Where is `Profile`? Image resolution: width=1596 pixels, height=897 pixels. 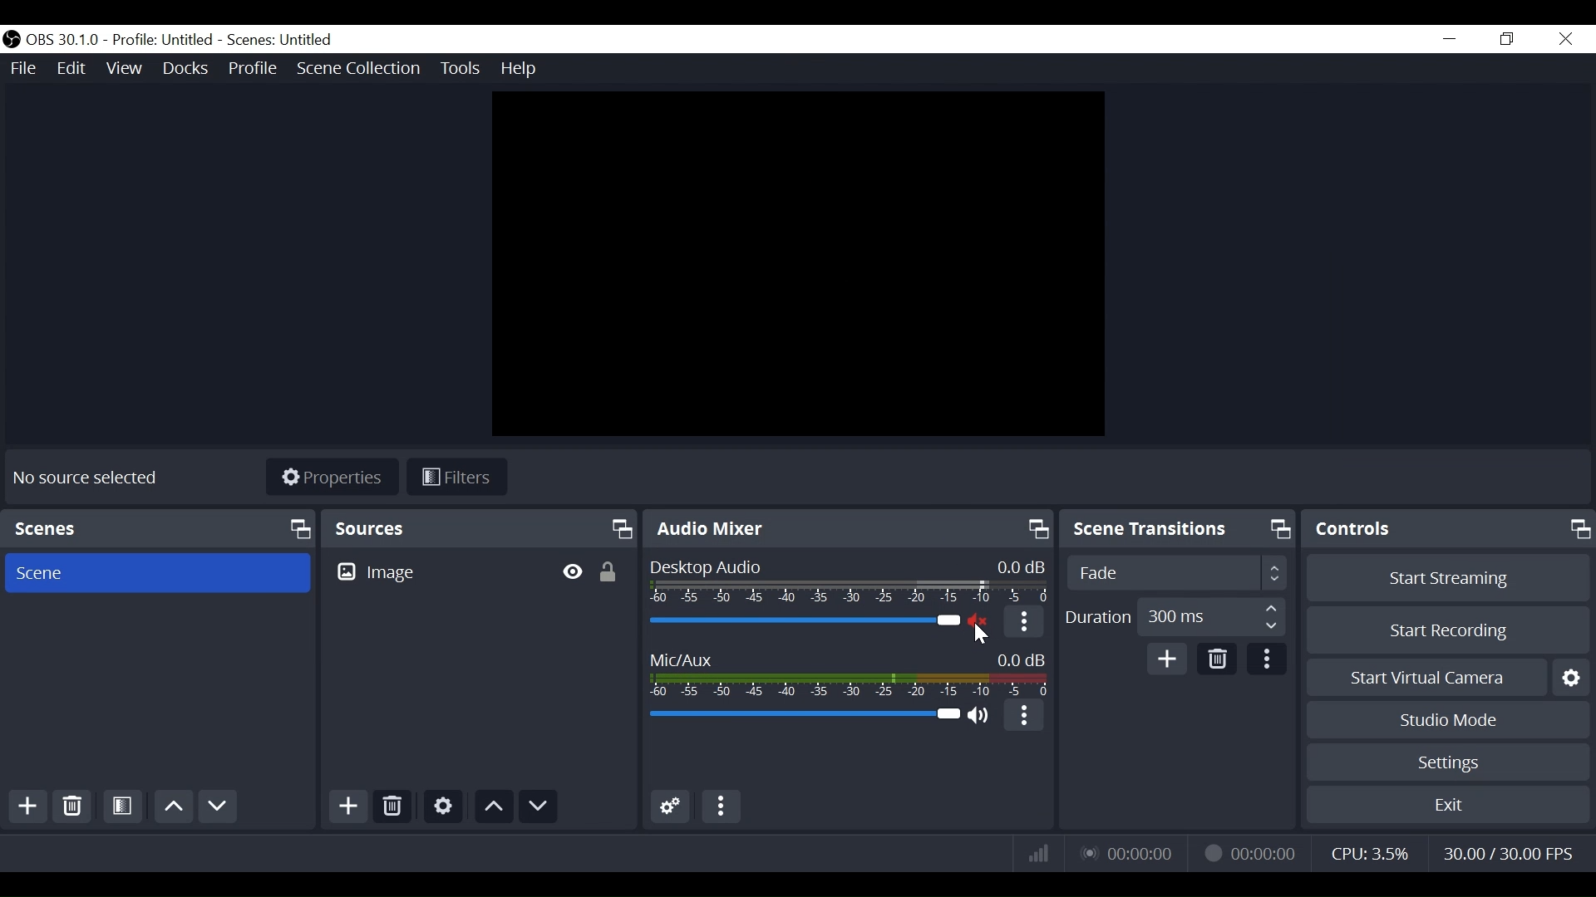 Profile is located at coordinates (253, 70).